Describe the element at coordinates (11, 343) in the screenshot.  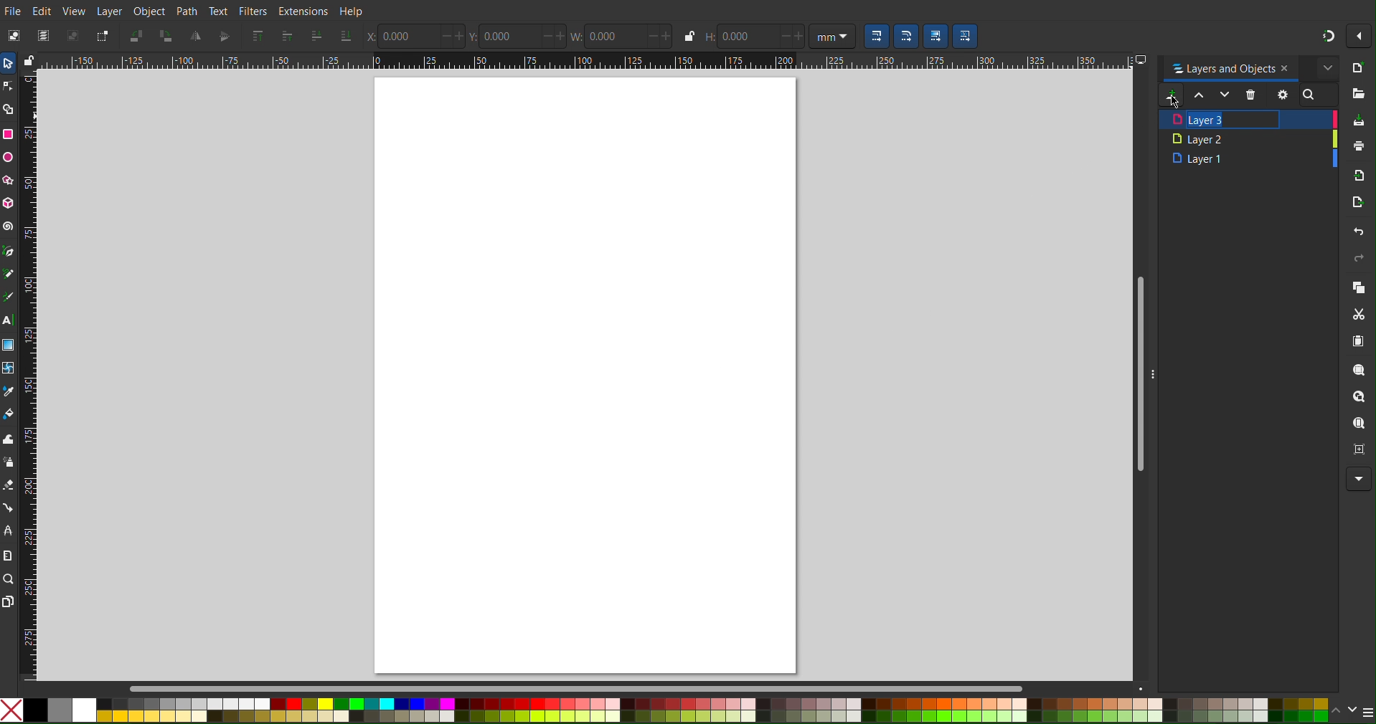
I see `Gradient Tool` at that location.